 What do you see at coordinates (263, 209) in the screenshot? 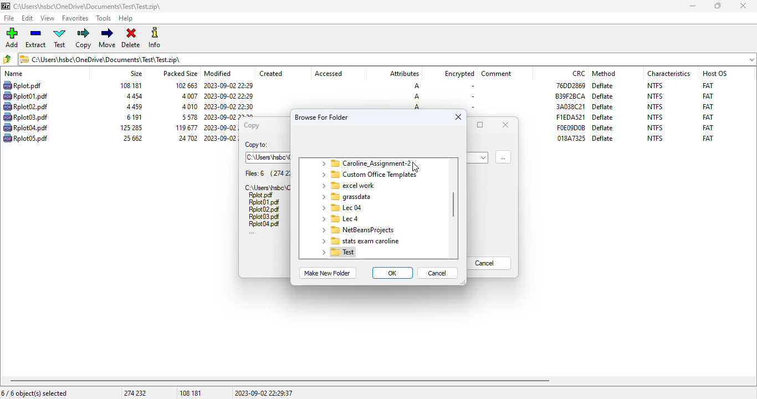
I see `file` at bounding box center [263, 209].